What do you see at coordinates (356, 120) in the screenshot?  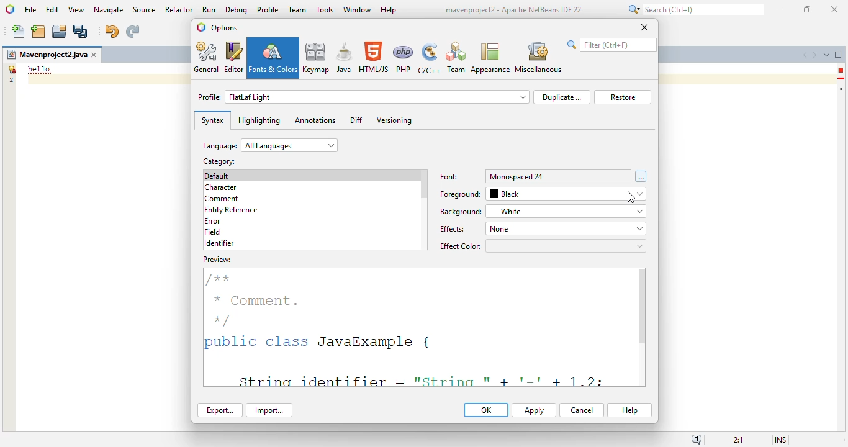 I see `diff` at bounding box center [356, 120].